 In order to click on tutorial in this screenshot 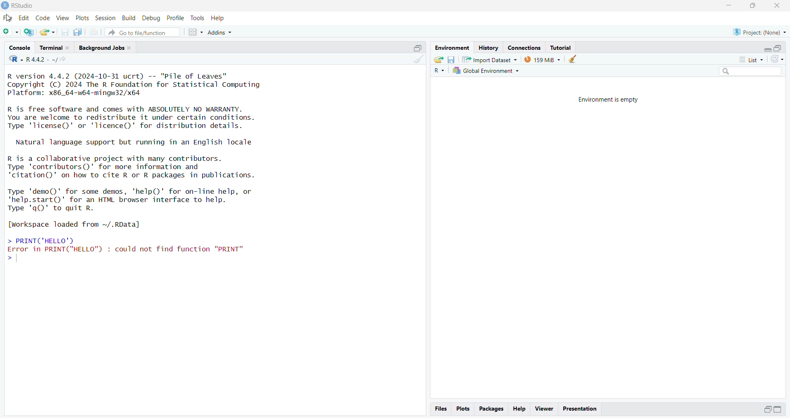, I will do `click(562, 47)`.